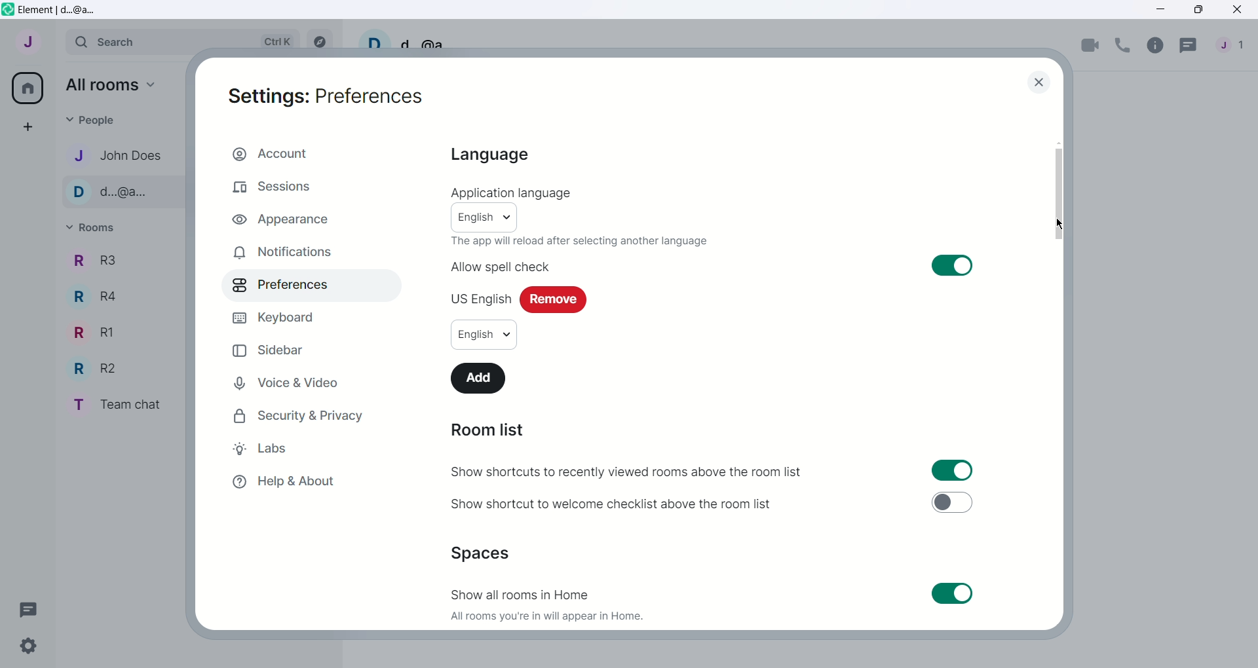 This screenshot has width=1258, height=668. Describe the element at coordinates (29, 40) in the screenshot. I see `User menu` at that location.